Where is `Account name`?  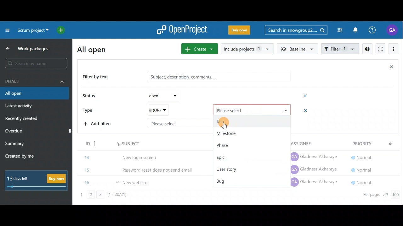
Account name is located at coordinates (393, 30).